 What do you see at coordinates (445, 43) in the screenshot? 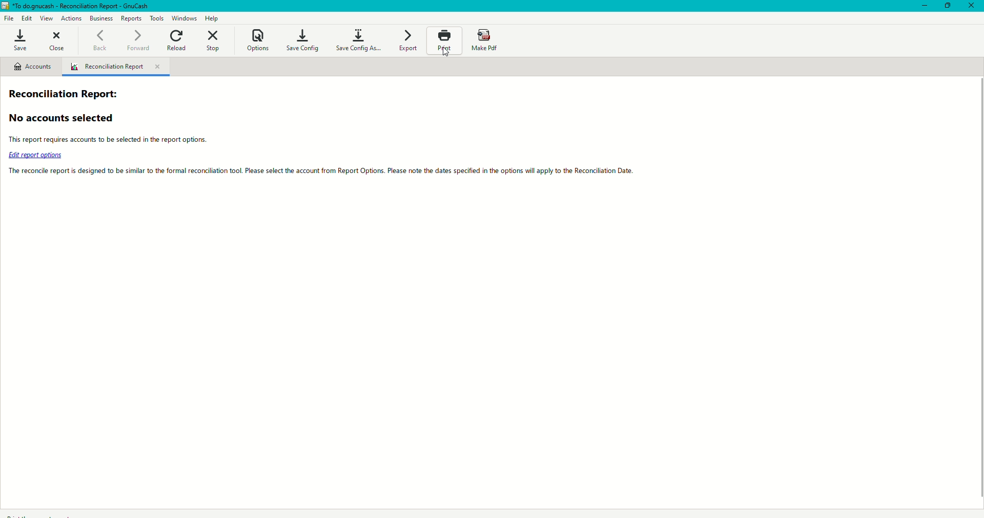
I see `Print` at bounding box center [445, 43].